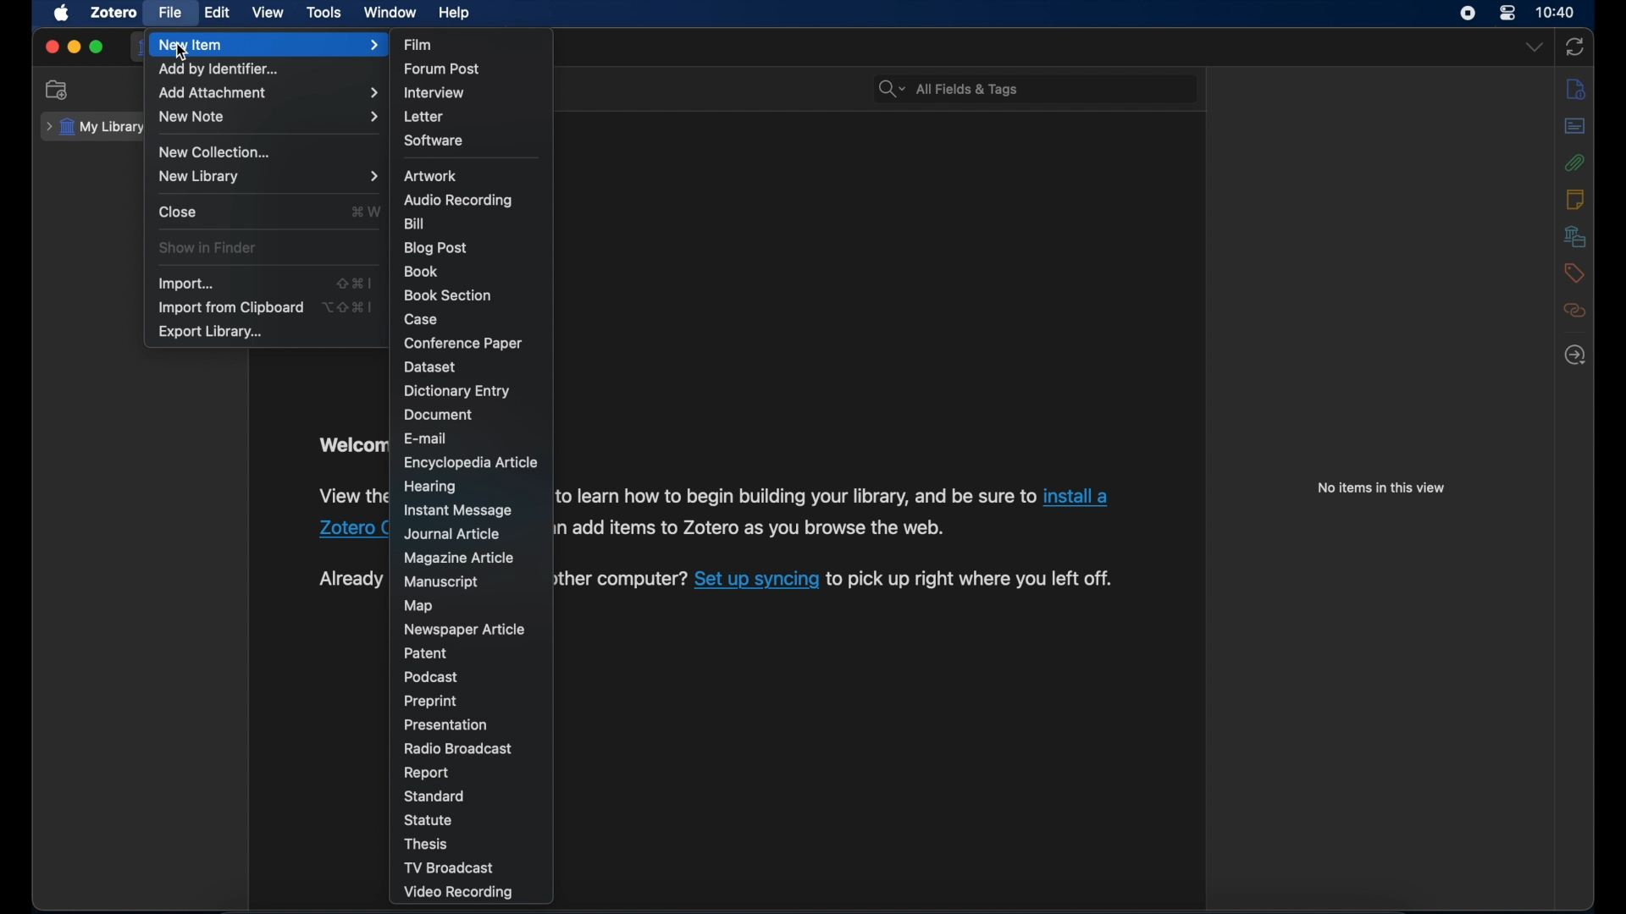  Describe the element at coordinates (1575, 126) in the screenshot. I see `abstract` at that location.